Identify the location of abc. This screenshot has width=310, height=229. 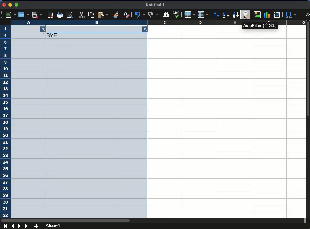
(175, 14).